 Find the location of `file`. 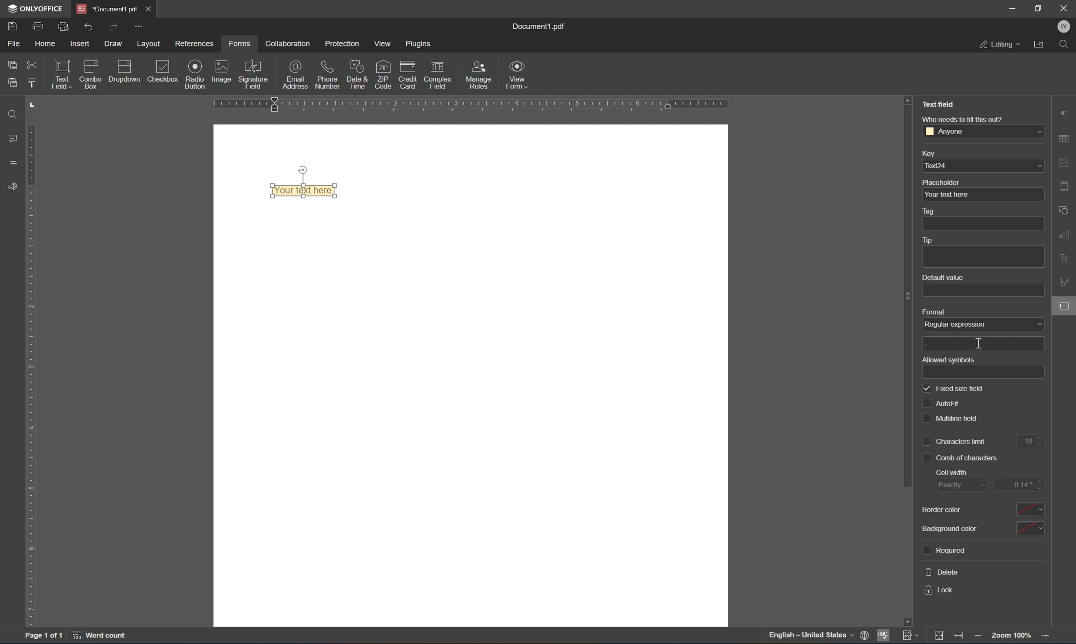

file is located at coordinates (13, 43).